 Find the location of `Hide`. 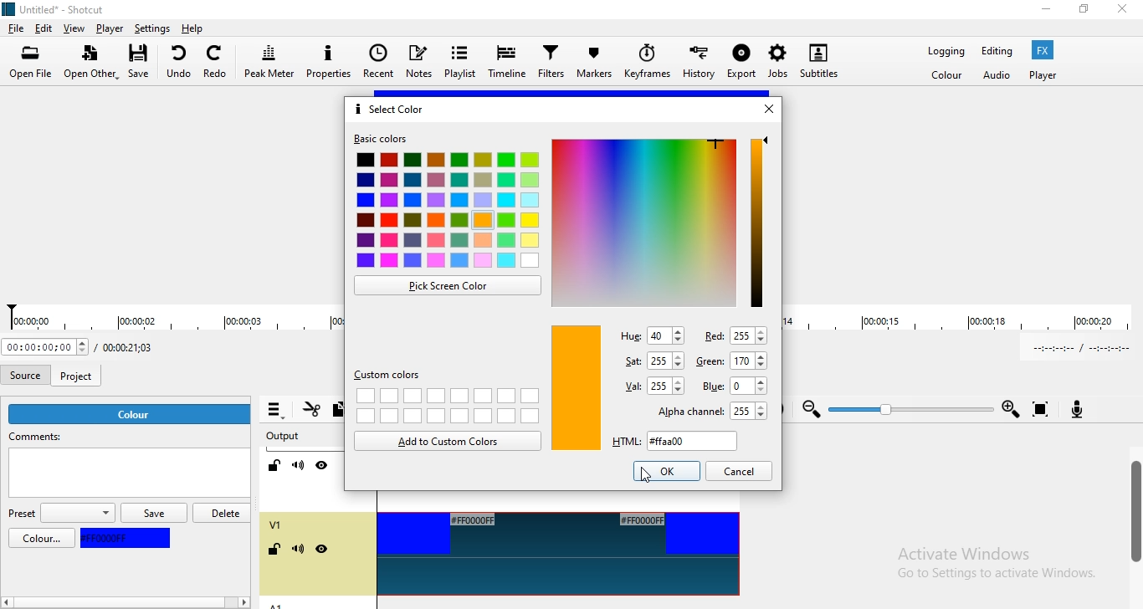

Hide is located at coordinates (321, 465).